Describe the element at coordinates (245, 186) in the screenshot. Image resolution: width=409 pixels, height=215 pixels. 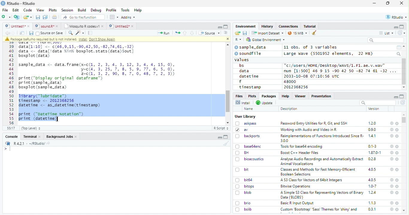
I see `bitops` at that location.